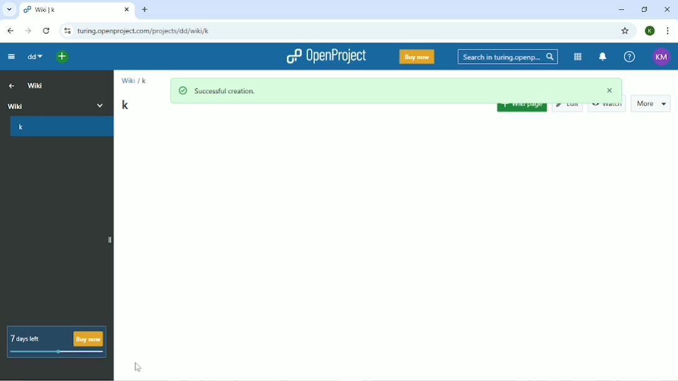 This screenshot has width=678, height=381. I want to click on Account, so click(662, 56).